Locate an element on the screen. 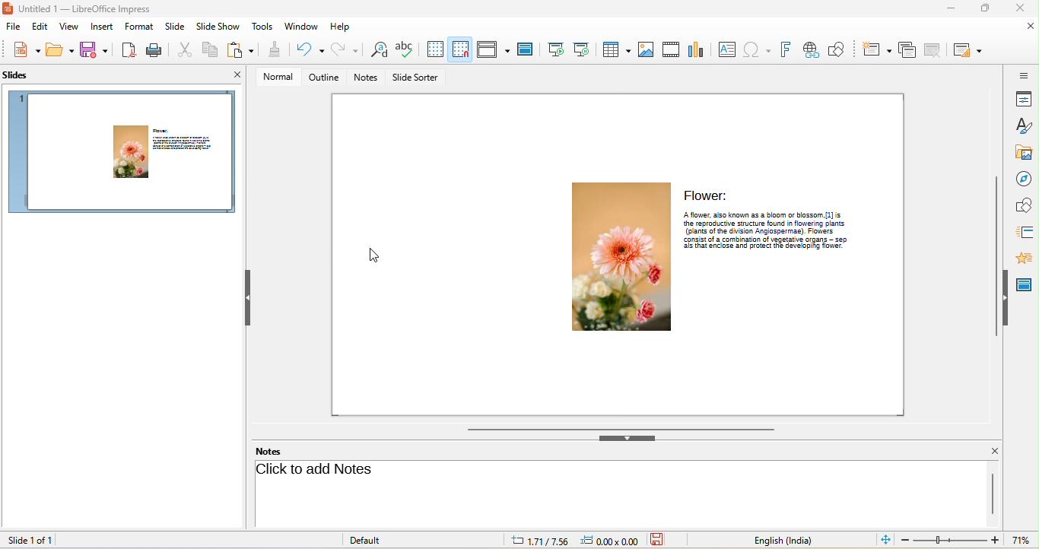  outline is located at coordinates (323, 78).